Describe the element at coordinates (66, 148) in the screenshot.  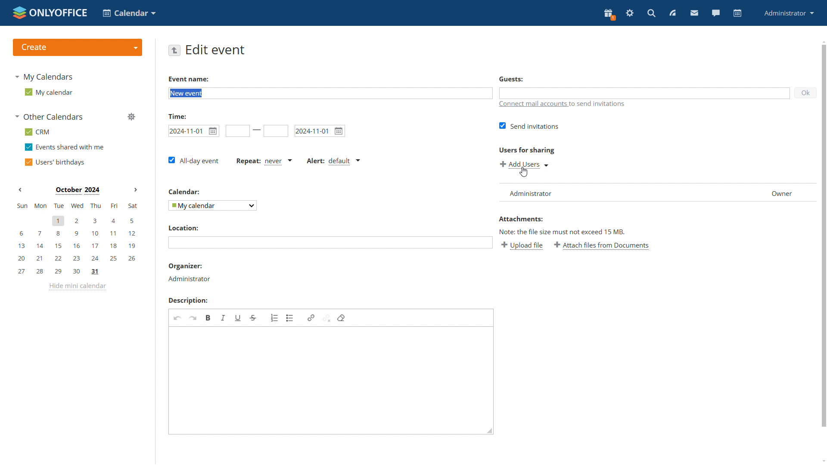
I see `events shared with me` at that location.